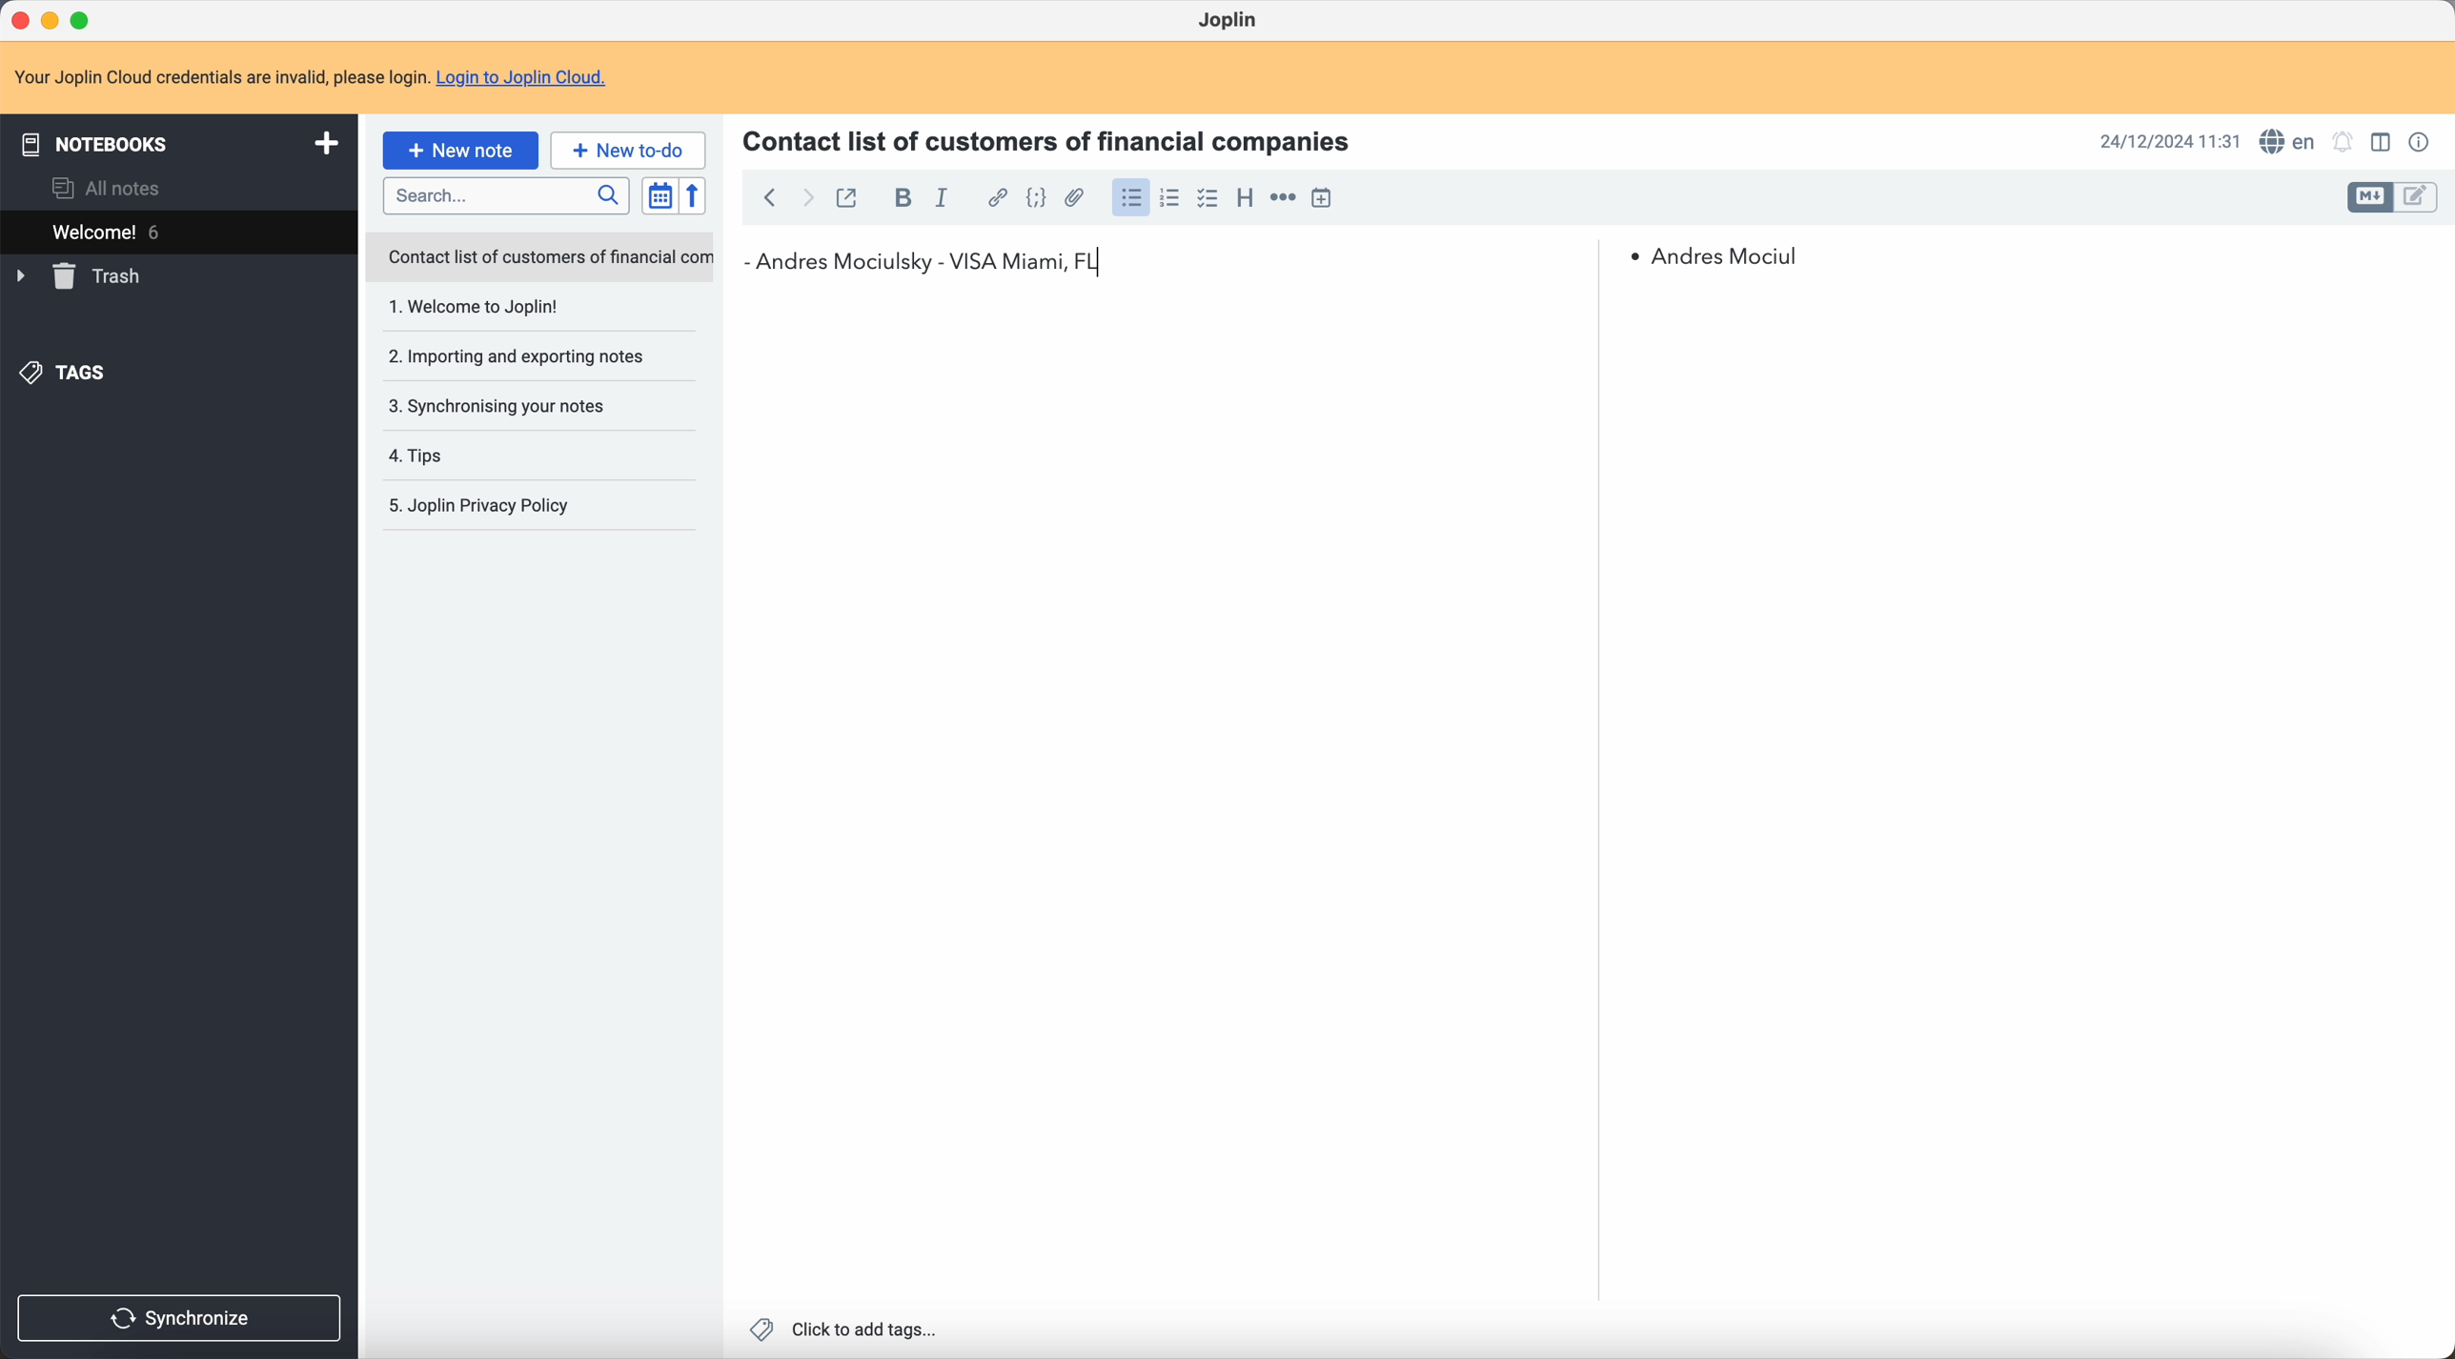 The width and height of the screenshot is (2455, 1359). What do you see at coordinates (631, 149) in the screenshot?
I see `new to-do` at bounding box center [631, 149].